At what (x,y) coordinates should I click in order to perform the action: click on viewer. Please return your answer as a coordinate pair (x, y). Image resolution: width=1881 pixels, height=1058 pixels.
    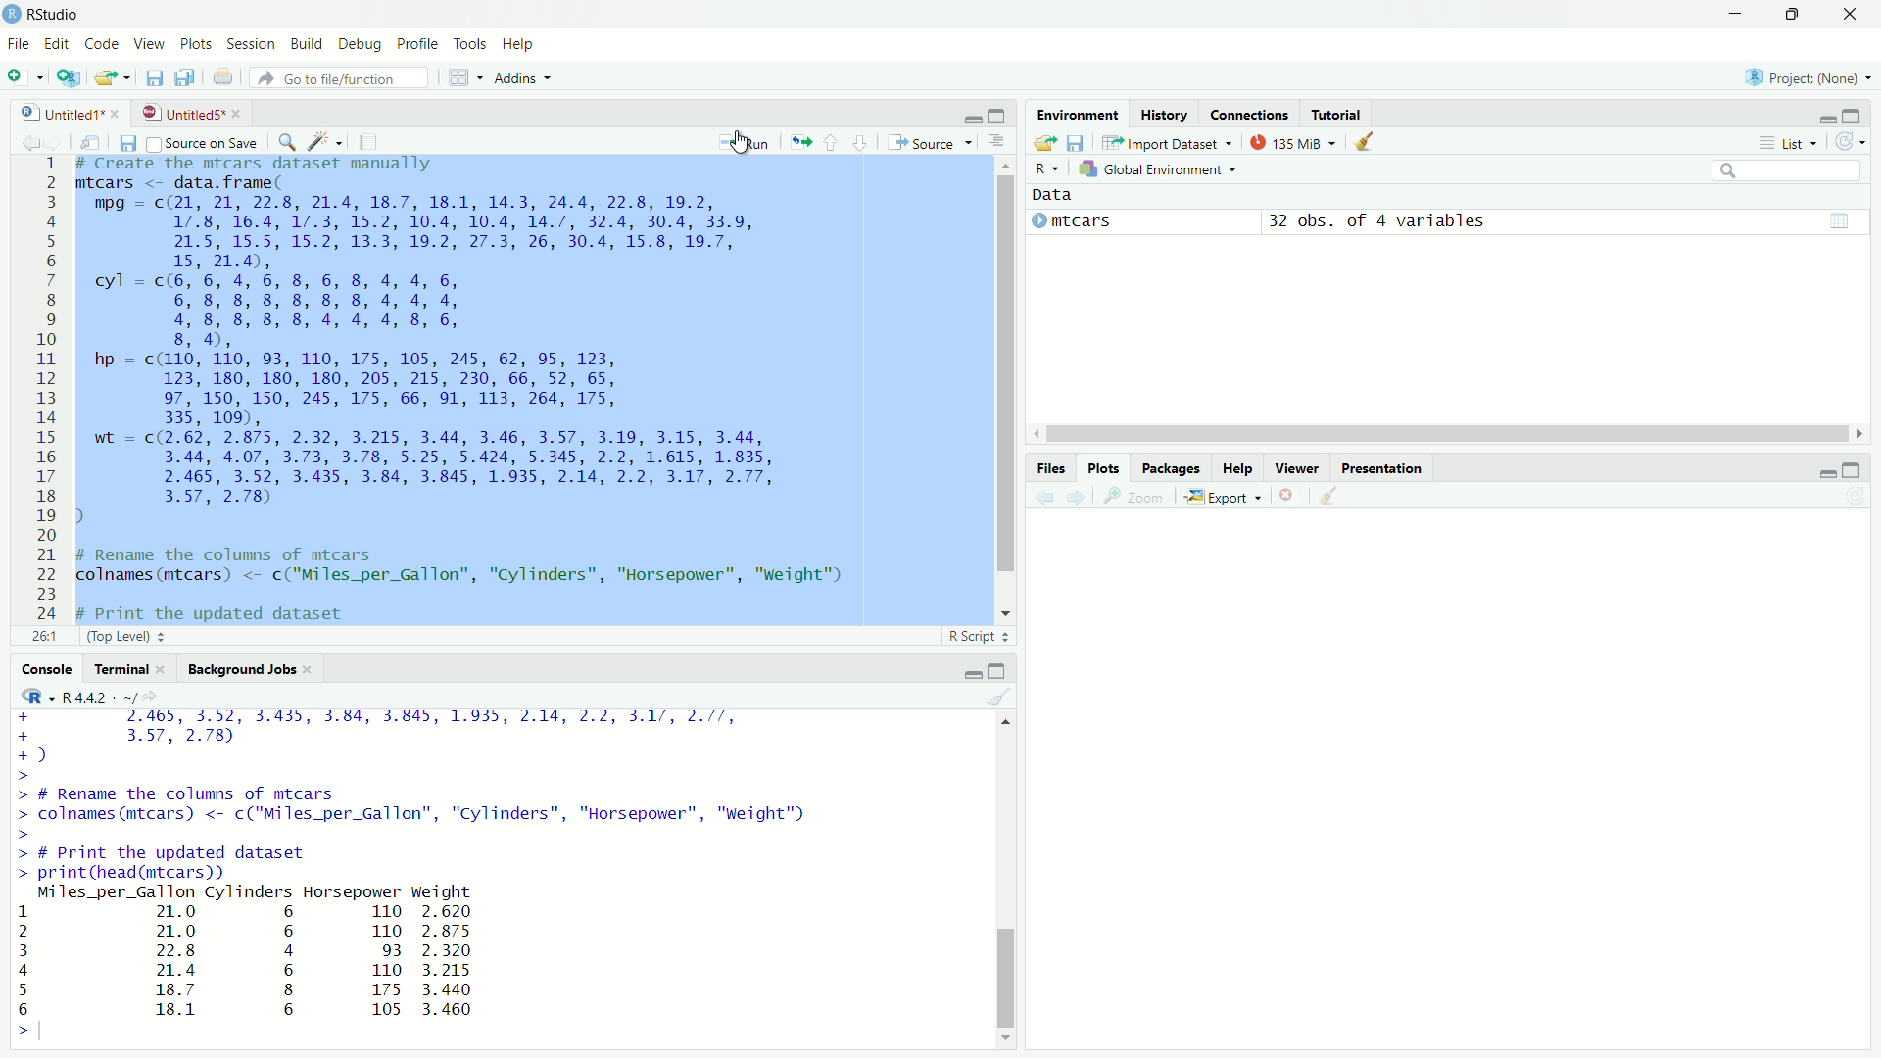
    Looking at the image, I should click on (1298, 469).